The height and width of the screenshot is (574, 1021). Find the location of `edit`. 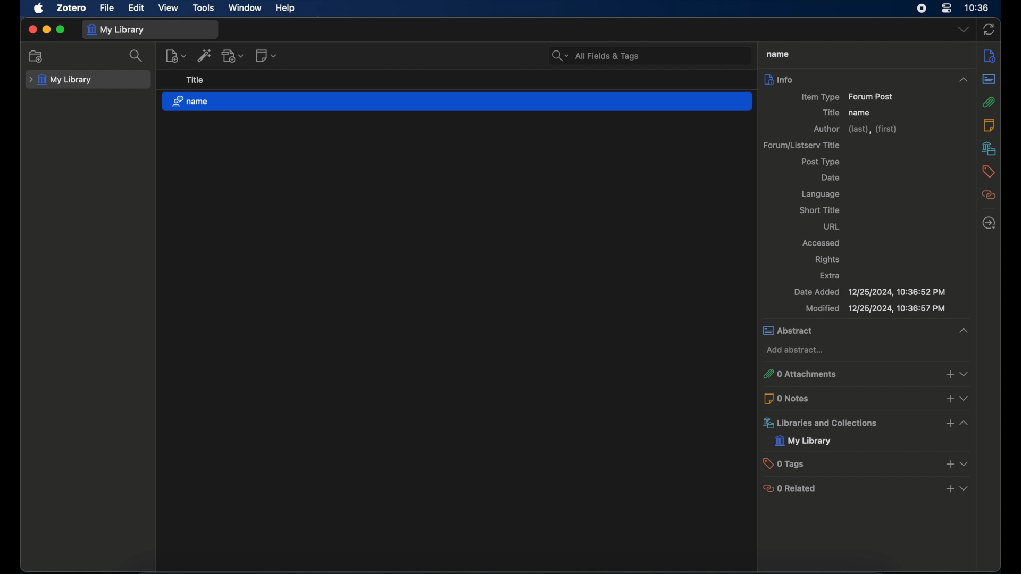

edit is located at coordinates (138, 8).